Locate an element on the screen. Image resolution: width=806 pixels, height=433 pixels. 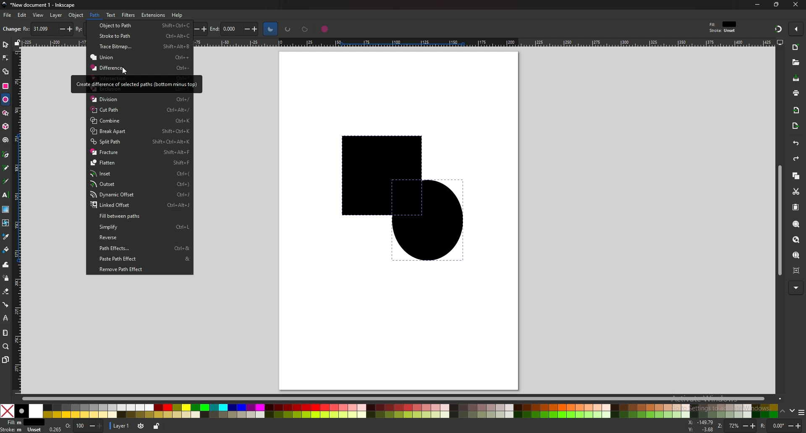
snapping is located at coordinates (777, 29).